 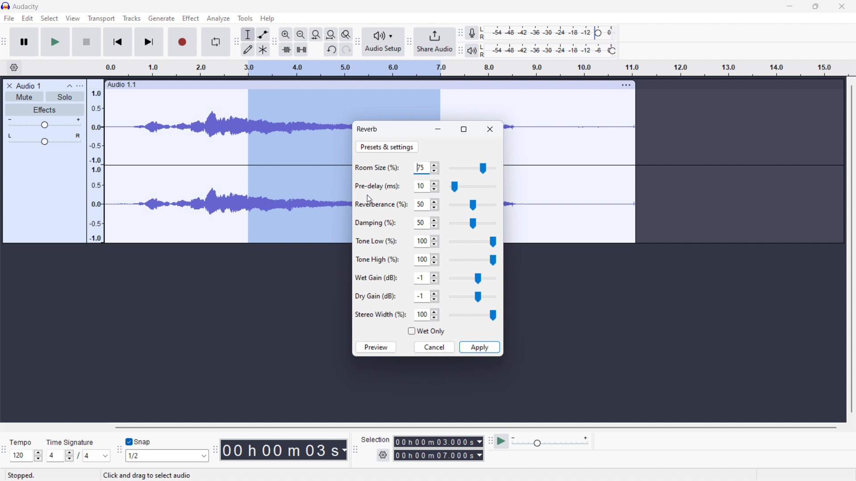 I want to click on time signature, so click(x=474, y=67).